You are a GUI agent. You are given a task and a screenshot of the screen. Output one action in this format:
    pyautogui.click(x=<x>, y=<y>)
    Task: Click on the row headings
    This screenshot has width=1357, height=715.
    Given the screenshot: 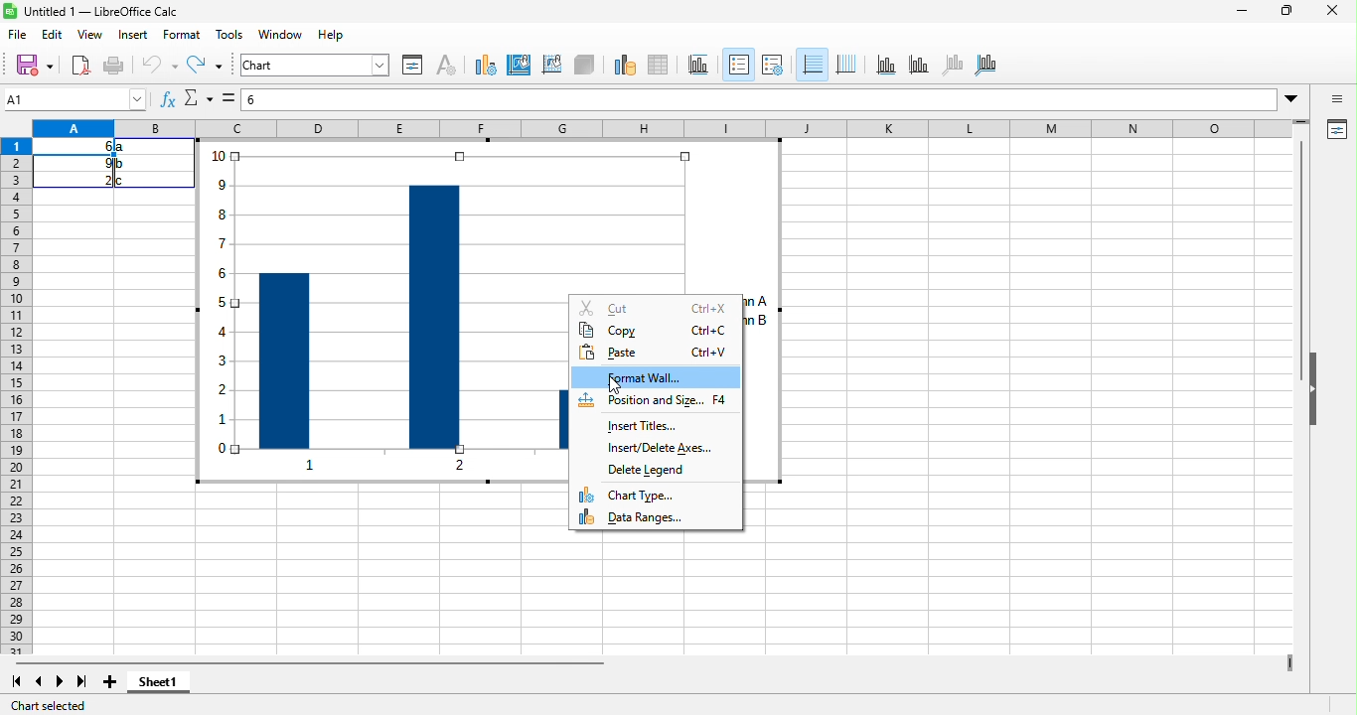 What is the action you would take?
    pyautogui.click(x=20, y=397)
    